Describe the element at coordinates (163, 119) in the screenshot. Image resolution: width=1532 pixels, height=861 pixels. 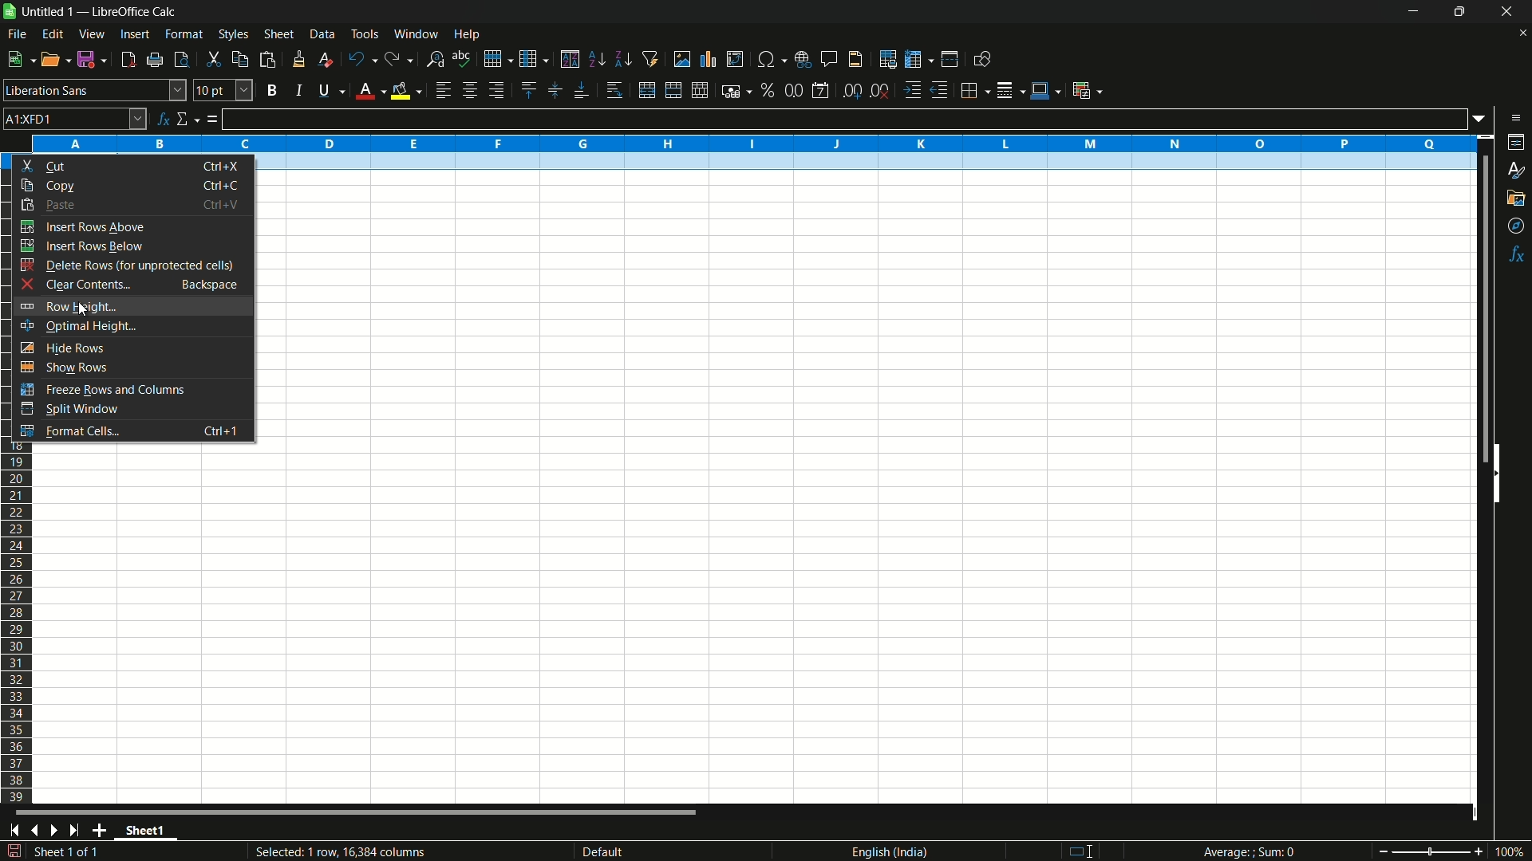
I see `function wizard` at that location.